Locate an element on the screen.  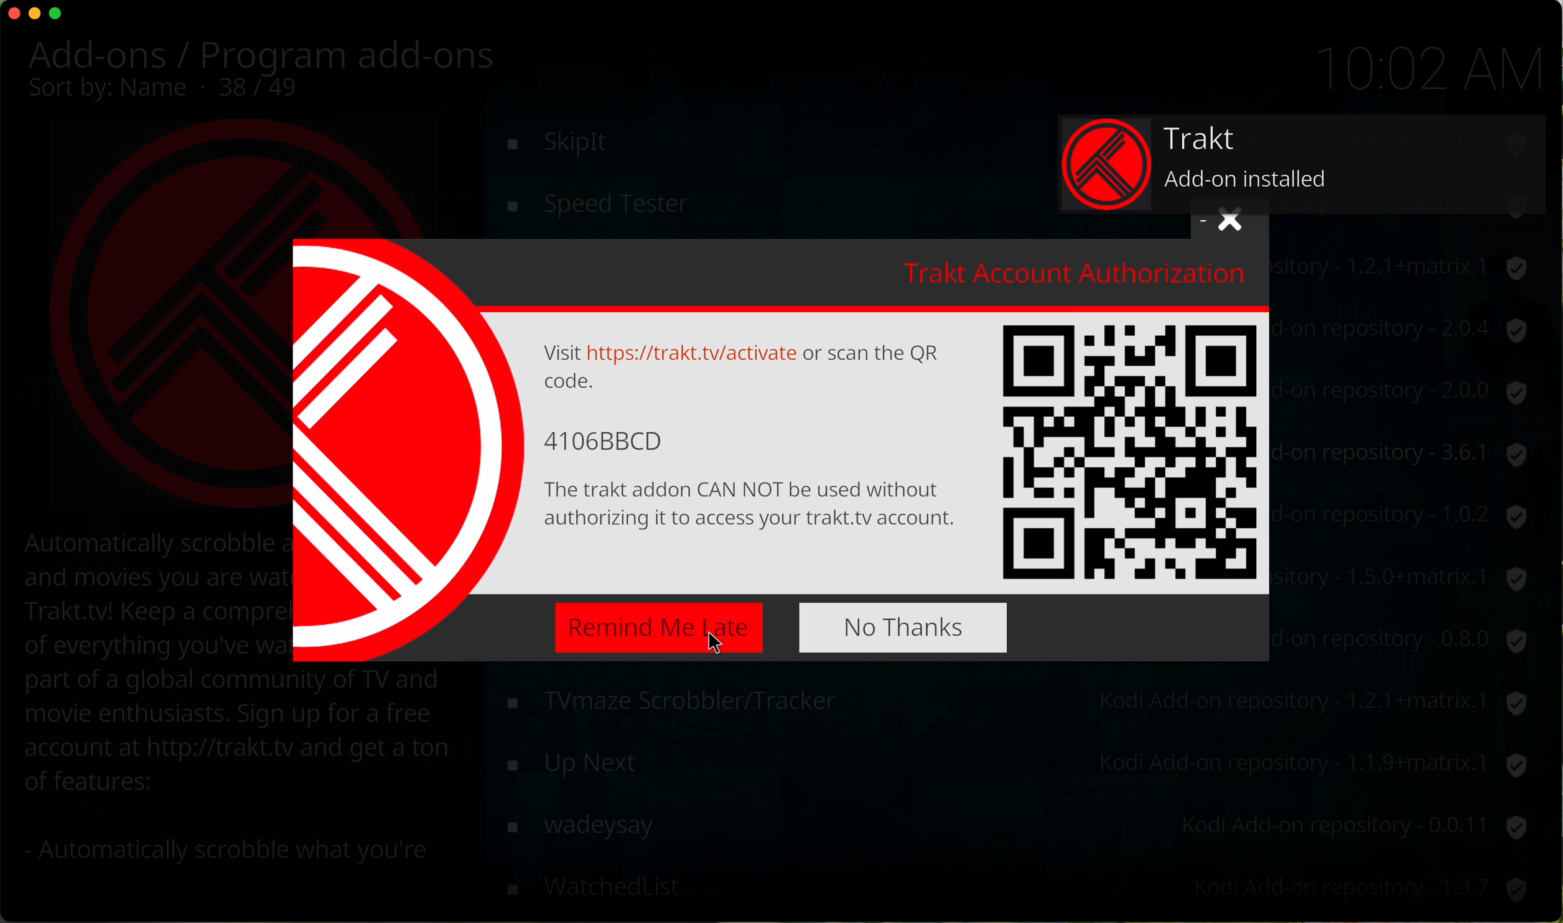
minimize is located at coordinates (35, 17).